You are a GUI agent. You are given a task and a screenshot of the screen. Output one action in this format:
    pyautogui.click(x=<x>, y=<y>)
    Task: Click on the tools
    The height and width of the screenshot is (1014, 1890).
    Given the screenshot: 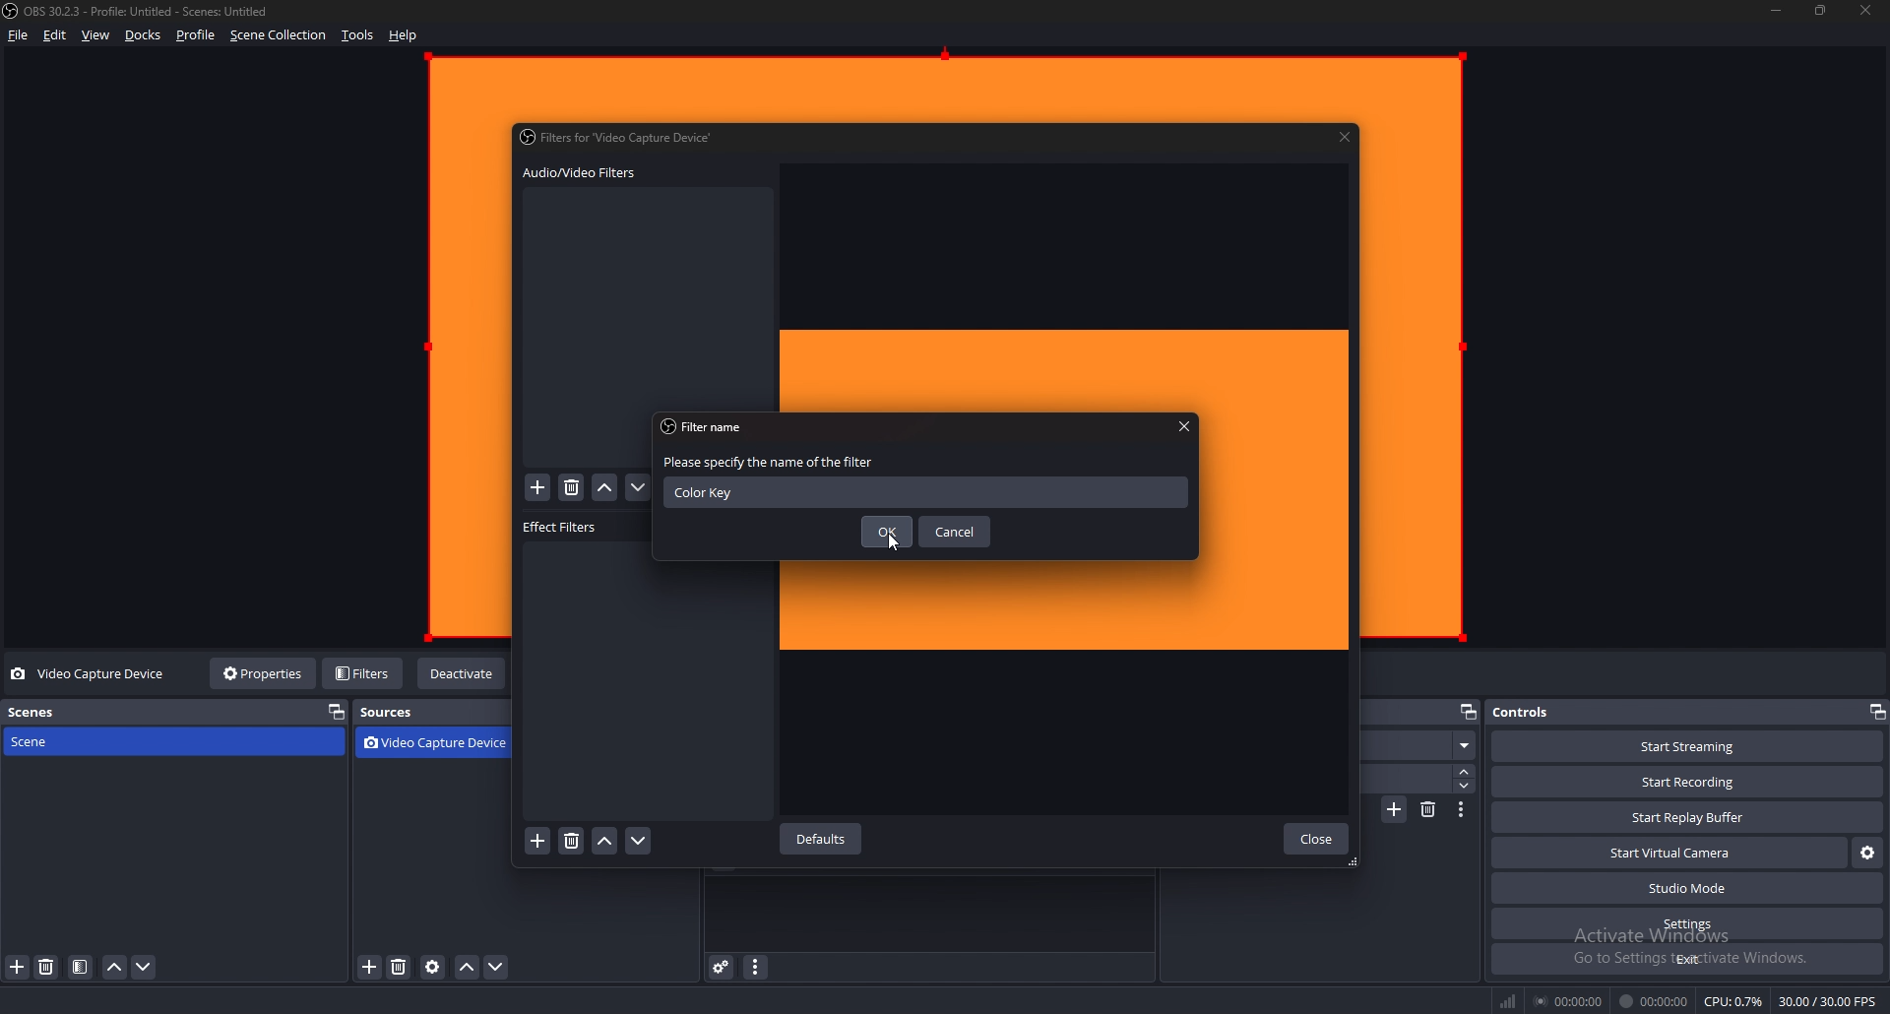 What is the action you would take?
    pyautogui.click(x=358, y=35)
    